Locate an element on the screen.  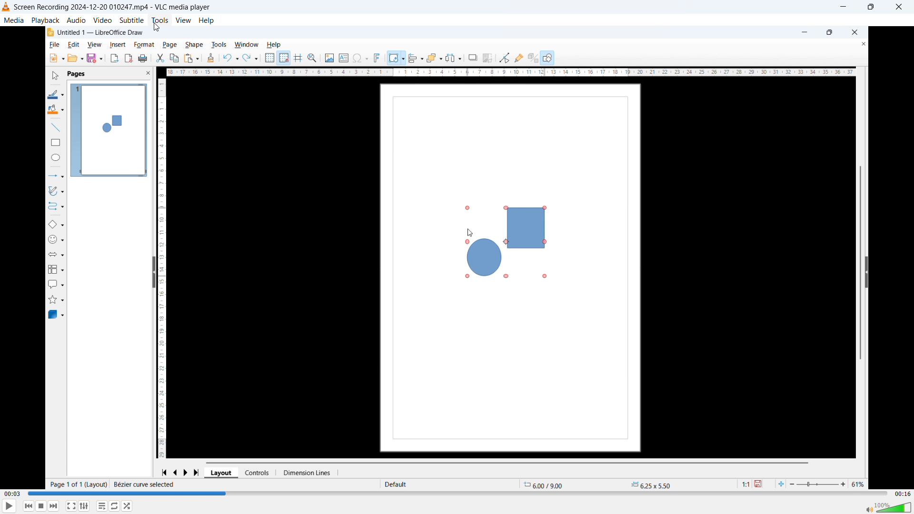
media is located at coordinates (14, 20).